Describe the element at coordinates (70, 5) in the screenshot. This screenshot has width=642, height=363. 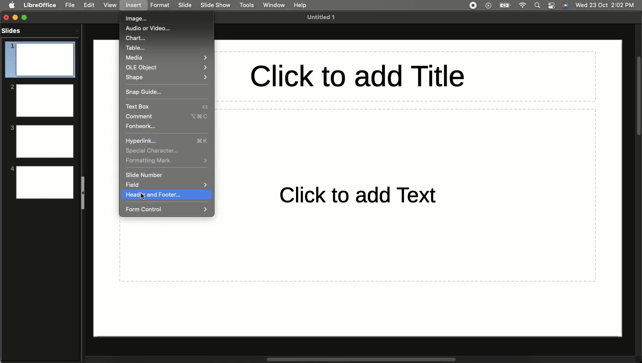
I see `File` at that location.